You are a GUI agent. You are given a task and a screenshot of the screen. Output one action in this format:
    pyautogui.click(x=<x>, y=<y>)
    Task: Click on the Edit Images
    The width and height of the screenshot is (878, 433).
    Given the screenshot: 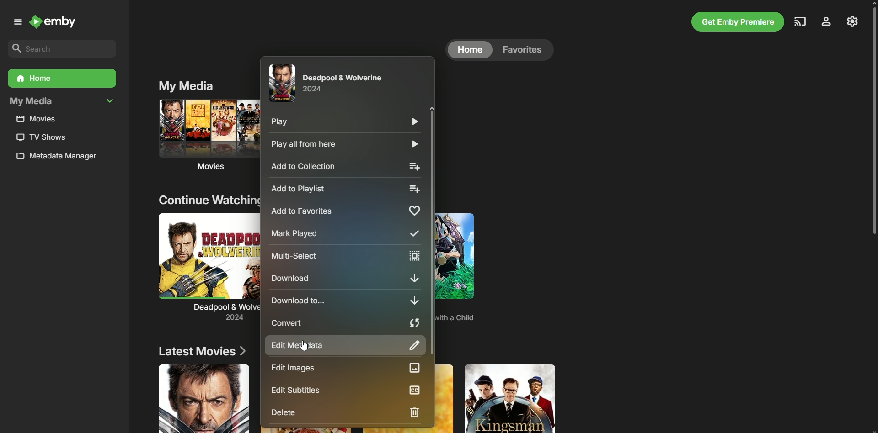 What is the action you would take?
    pyautogui.click(x=344, y=368)
    